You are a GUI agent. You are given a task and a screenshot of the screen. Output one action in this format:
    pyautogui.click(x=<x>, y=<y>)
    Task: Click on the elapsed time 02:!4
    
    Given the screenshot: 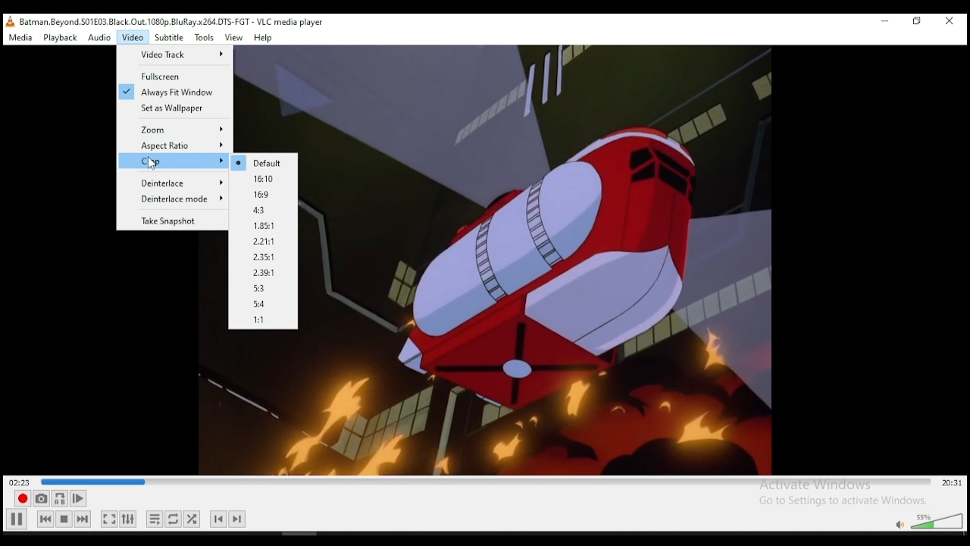 What is the action you would take?
    pyautogui.click(x=22, y=482)
    